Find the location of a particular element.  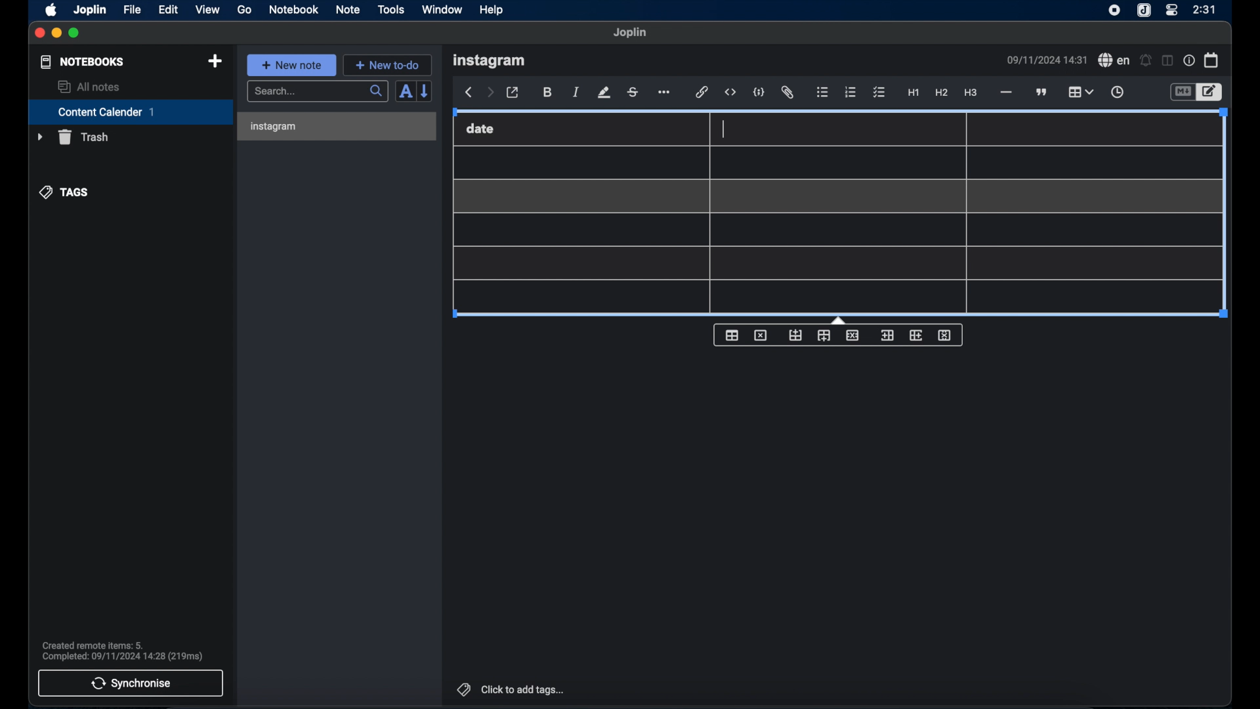

toggle editor layout is located at coordinates (1167, 61).